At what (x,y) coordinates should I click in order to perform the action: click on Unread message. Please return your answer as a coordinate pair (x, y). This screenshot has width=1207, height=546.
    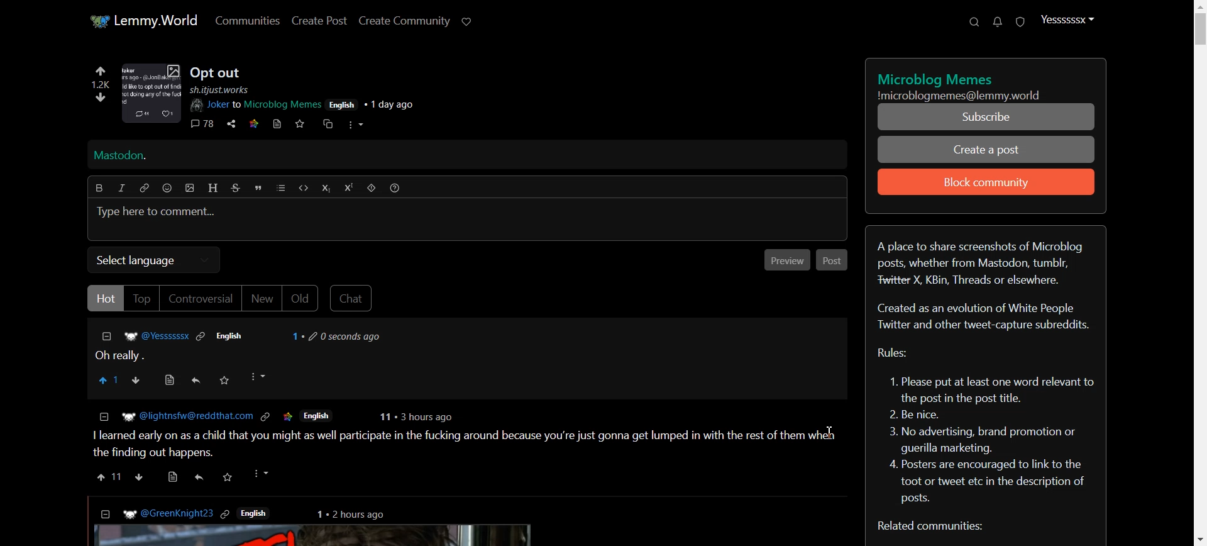
    Looking at the image, I should click on (997, 22).